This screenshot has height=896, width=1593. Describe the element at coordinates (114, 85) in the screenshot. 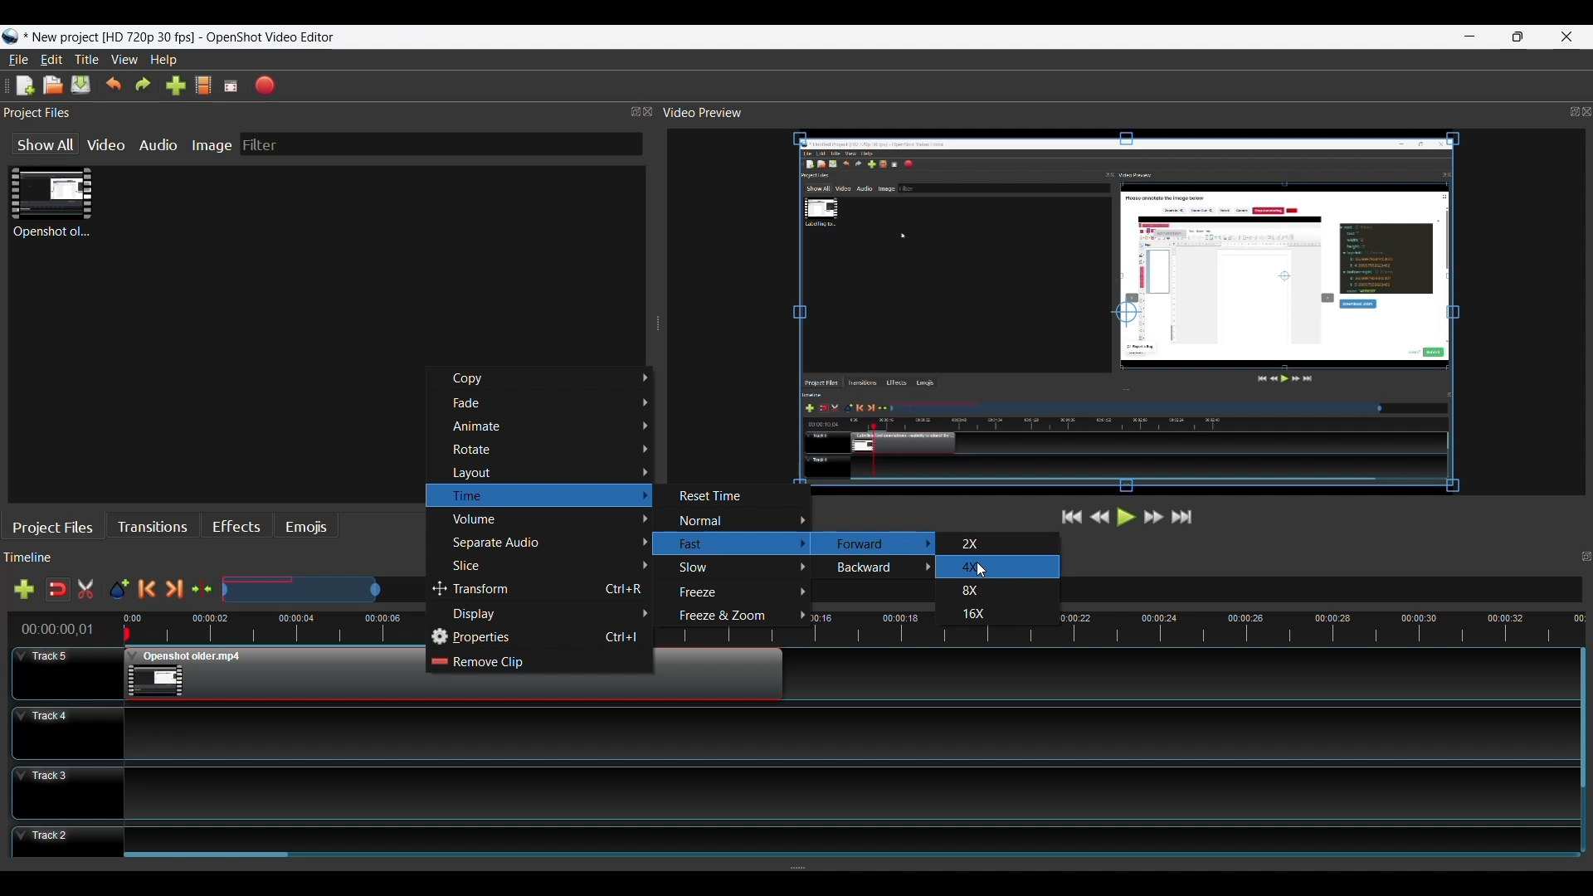

I see `Undo` at that location.